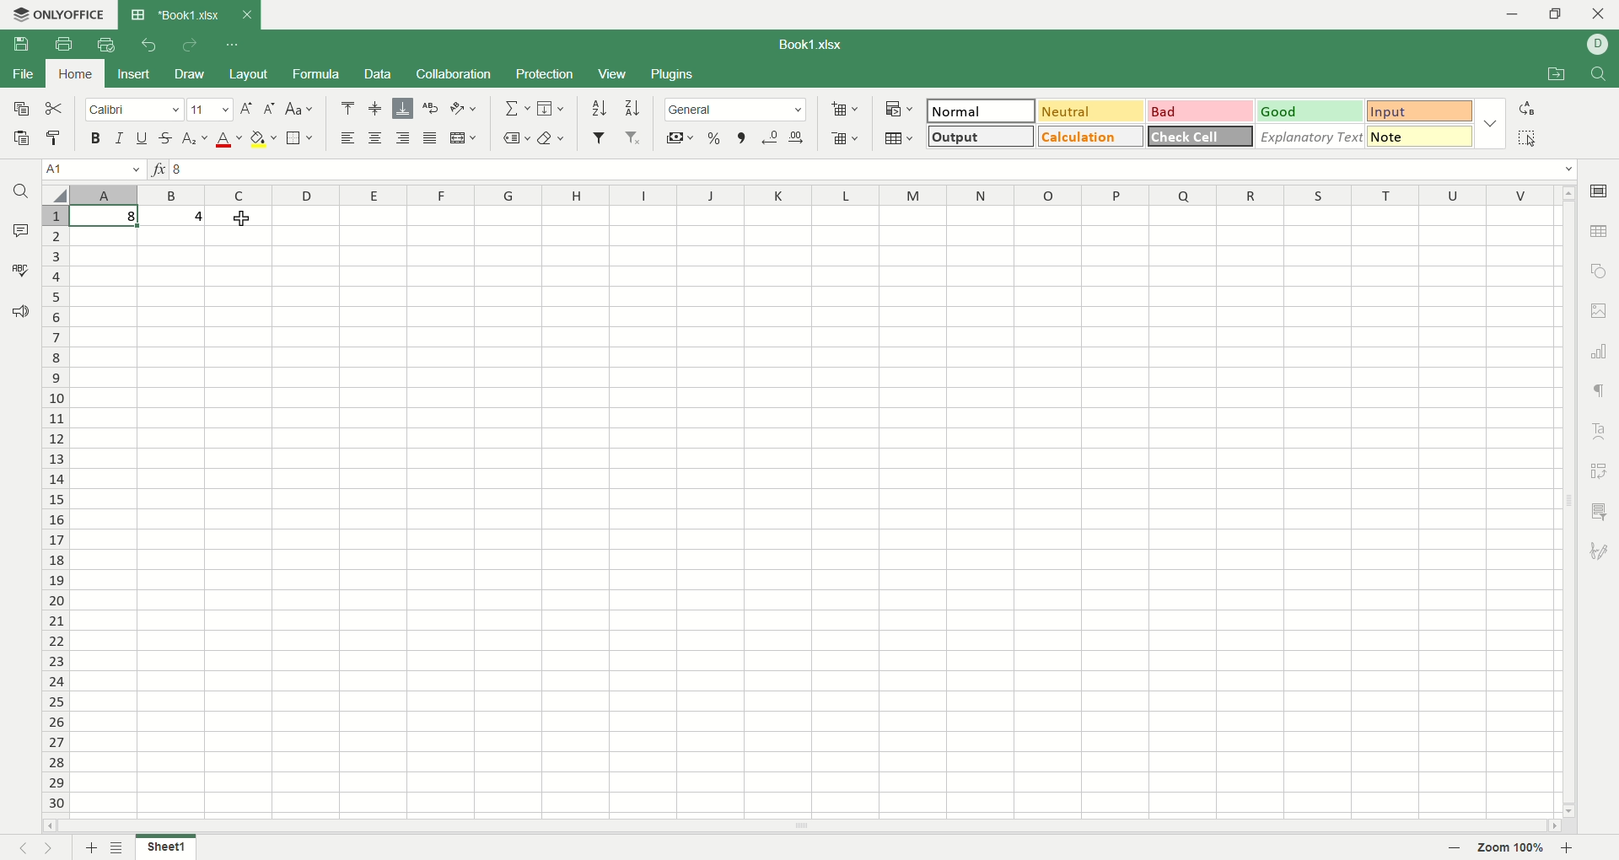  I want to click on zoom out, so click(1455, 848).